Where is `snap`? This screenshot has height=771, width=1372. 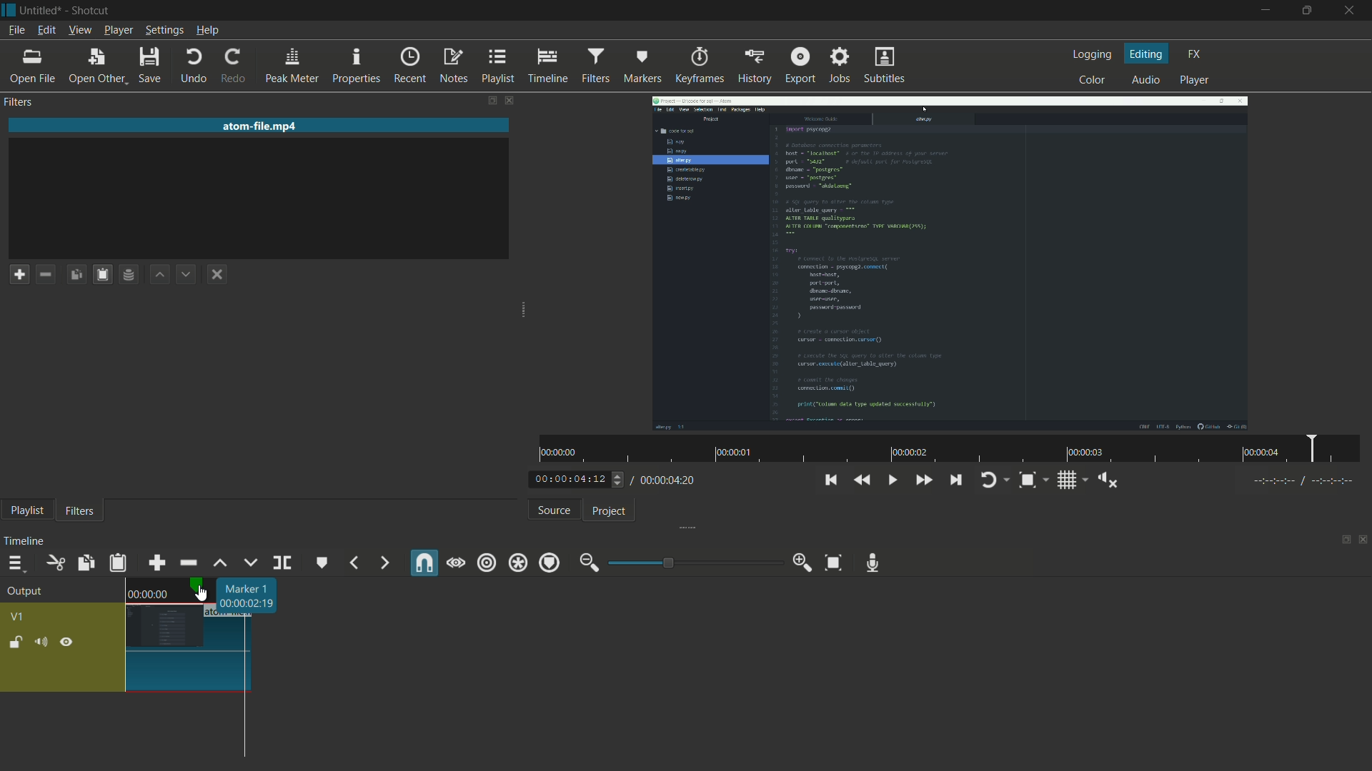 snap is located at coordinates (424, 563).